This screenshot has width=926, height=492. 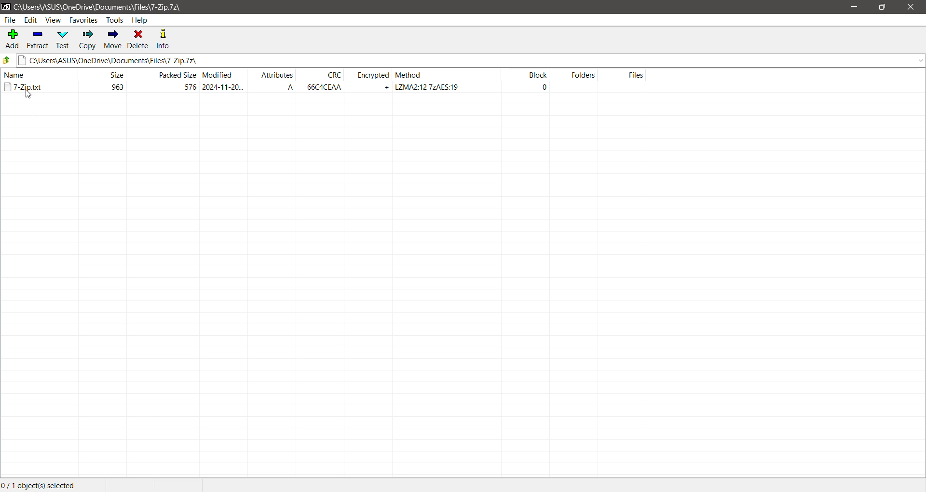 I want to click on Favorites, so click(x=84, y=20).